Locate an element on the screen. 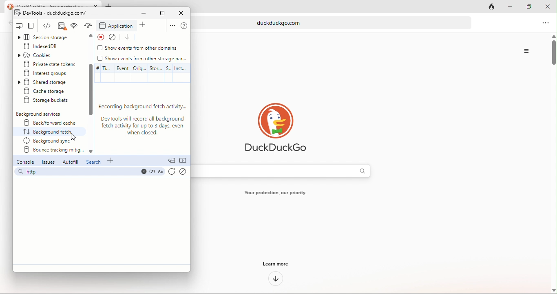 The image size is (557, 294). shared storage is located at coordinates (51, 82).